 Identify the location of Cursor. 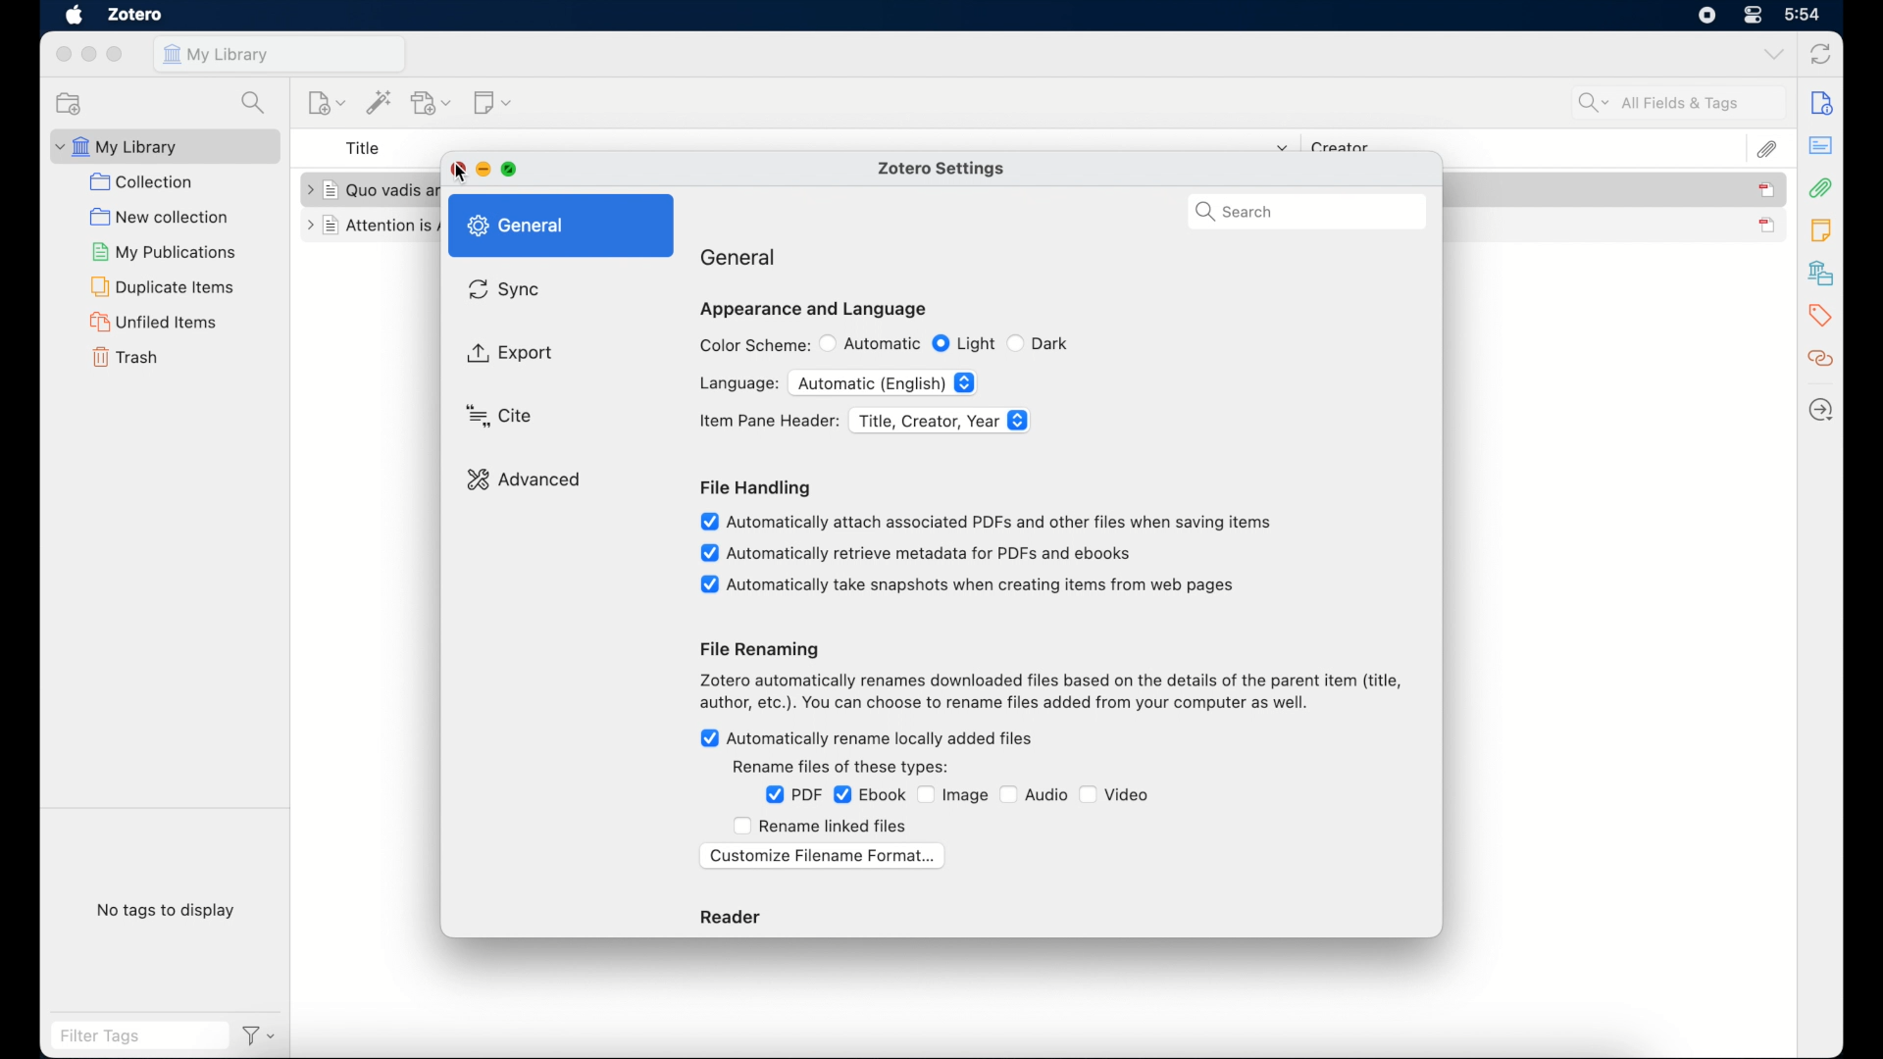
(460, 175).